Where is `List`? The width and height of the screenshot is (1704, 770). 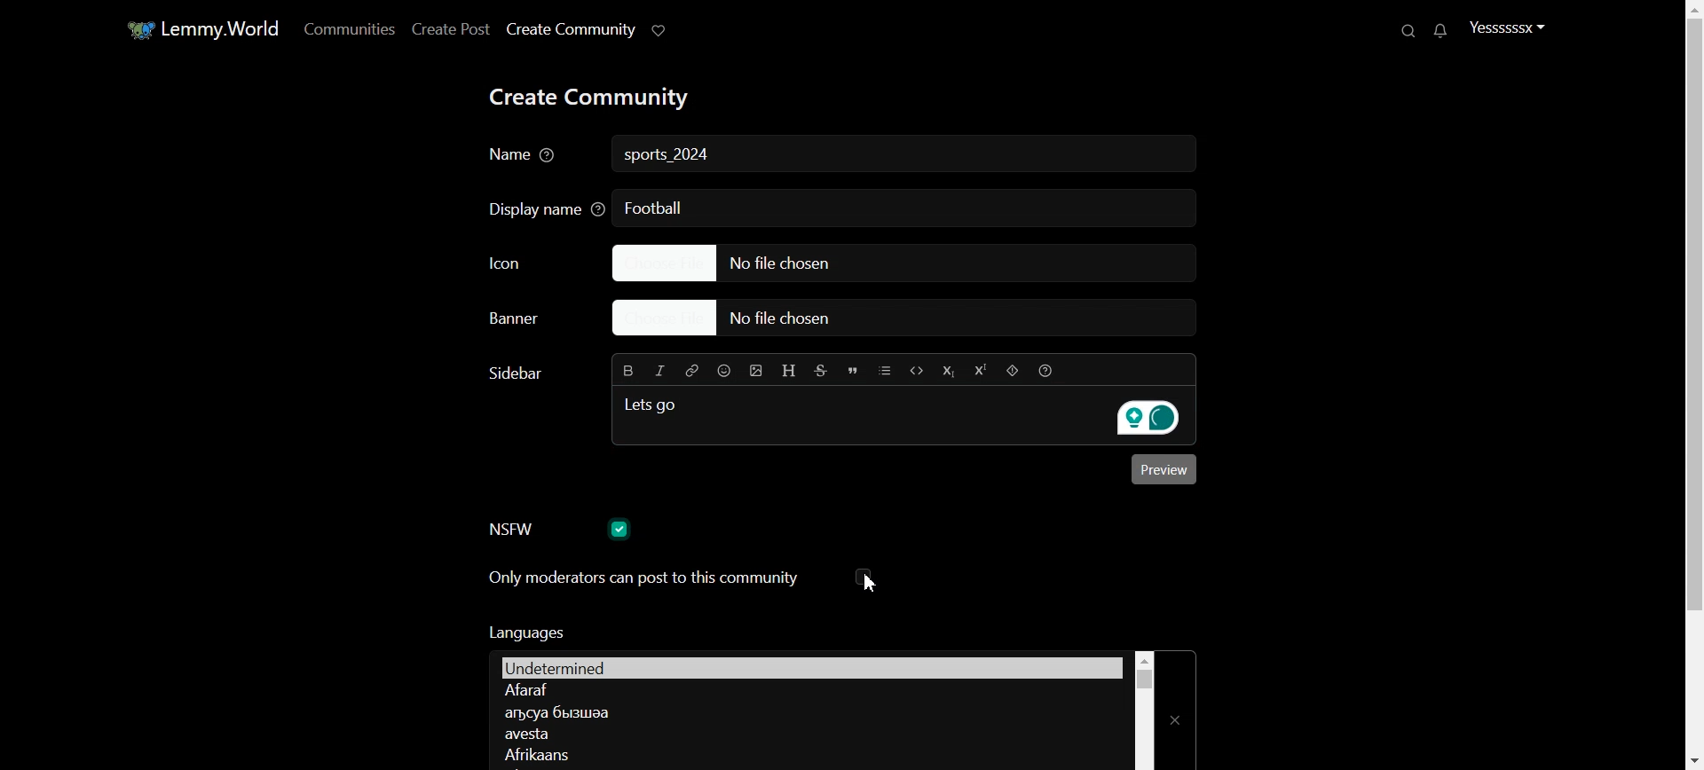 List is located at coordinates (885, 370).